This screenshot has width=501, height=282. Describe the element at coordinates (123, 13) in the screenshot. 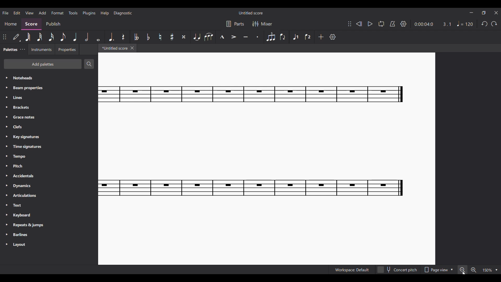

I see `Diagnostic menu` at that location.